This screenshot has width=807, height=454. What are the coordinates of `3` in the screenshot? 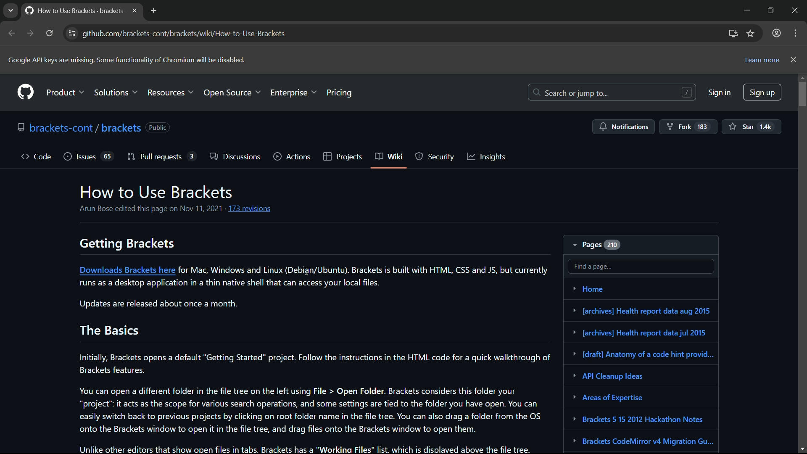 It's located at (193, 156).